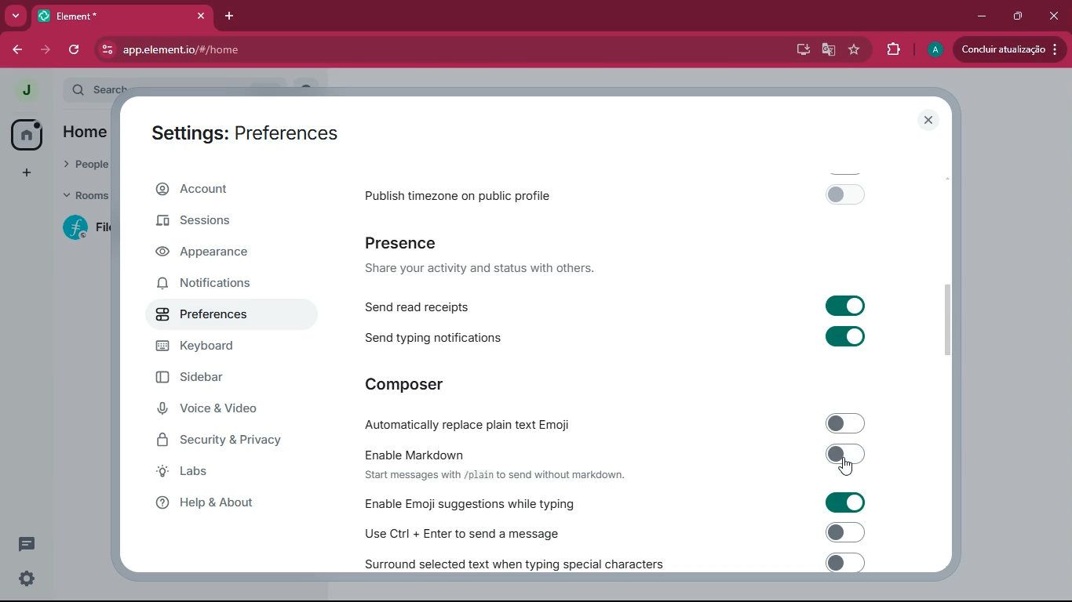  Describe the element at coordinates (221, 503) in the screenshot. I see `help` at that location.